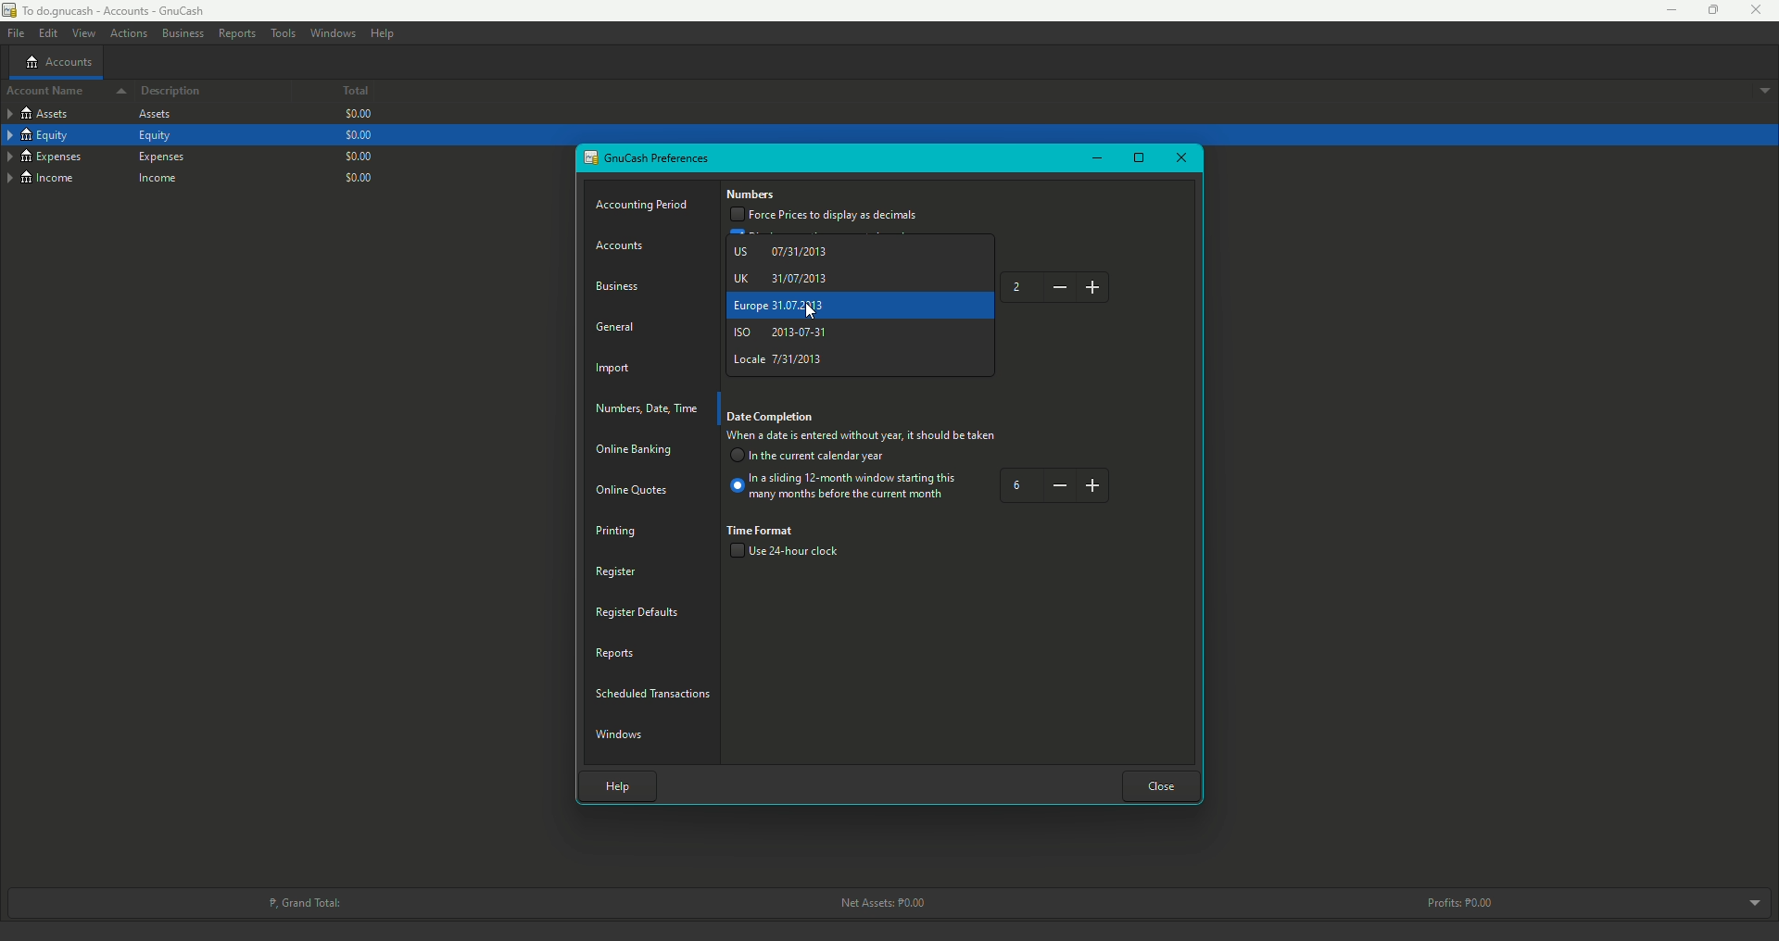 The image size is (1779, 941). Describe the element at coordinates (303, 901) in the screenshot. I see `Grand Total` at that location.